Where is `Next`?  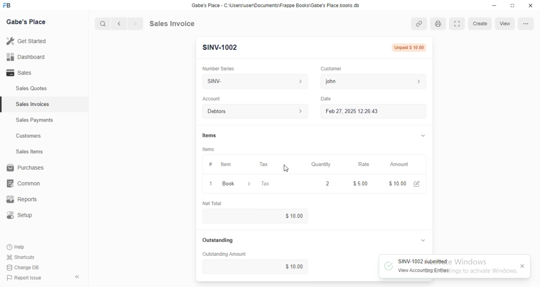
Next is located at coordinates (135, 23).